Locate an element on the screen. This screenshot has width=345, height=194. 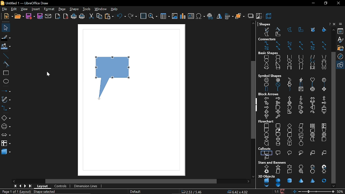
format is located at coordinates (49, 9).